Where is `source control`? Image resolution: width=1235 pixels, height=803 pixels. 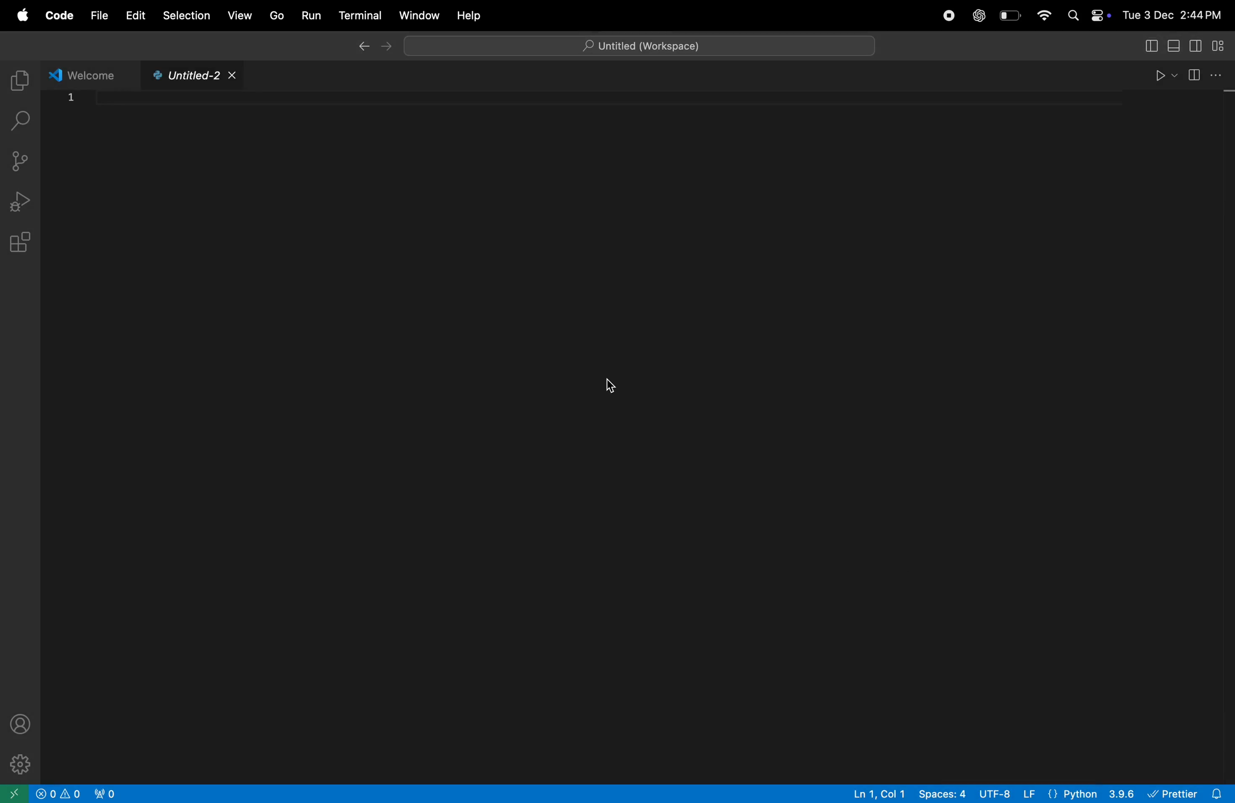 source control is located at coordinates (22, 160).